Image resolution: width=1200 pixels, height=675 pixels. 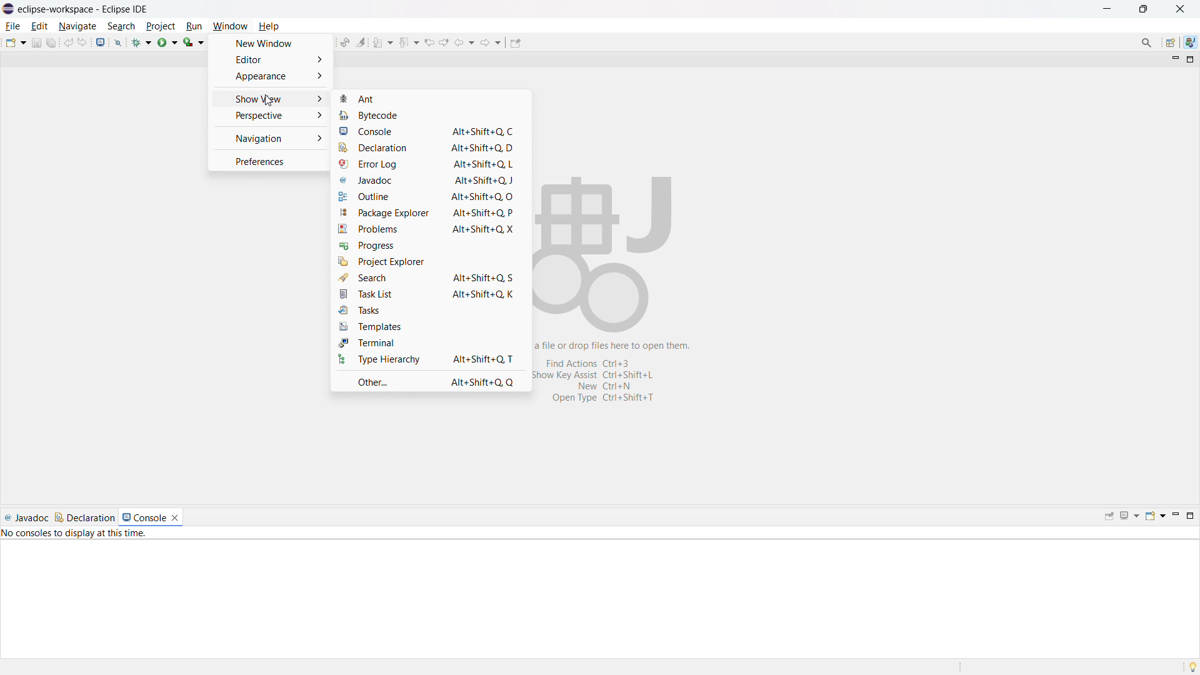 What do you see at coordinates (269, 42) in the screenshot?
I see `new window` at bounding box center [269, 42].